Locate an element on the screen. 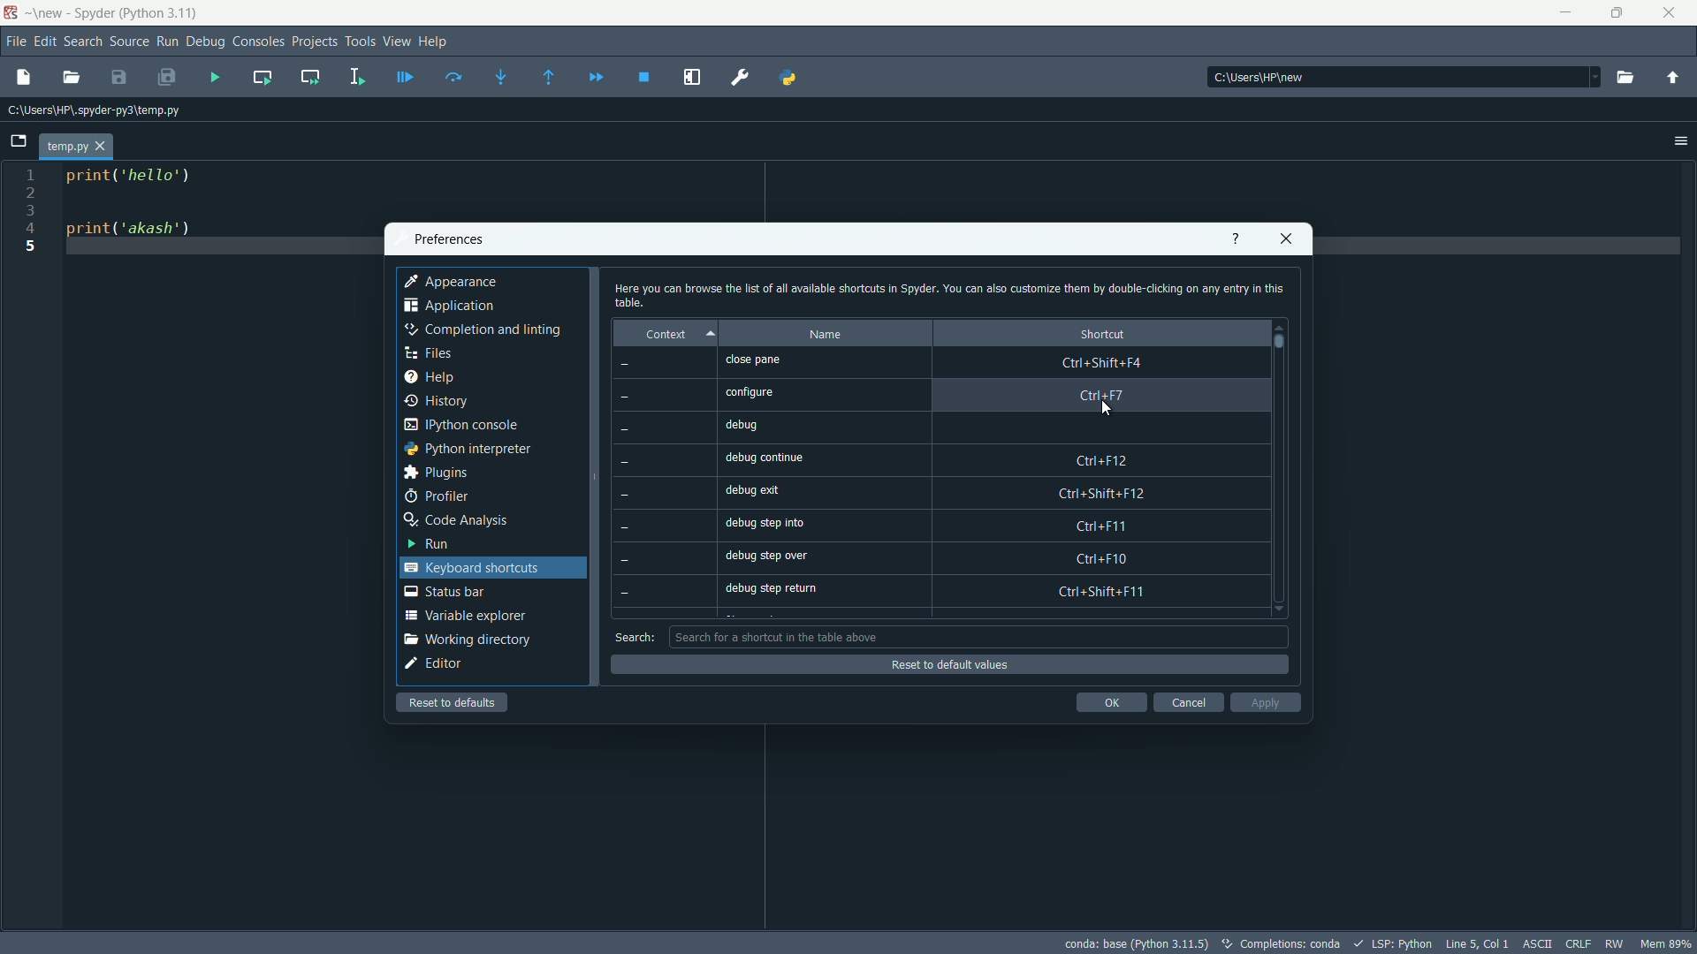  debug file is located at coordinates (214, 78).